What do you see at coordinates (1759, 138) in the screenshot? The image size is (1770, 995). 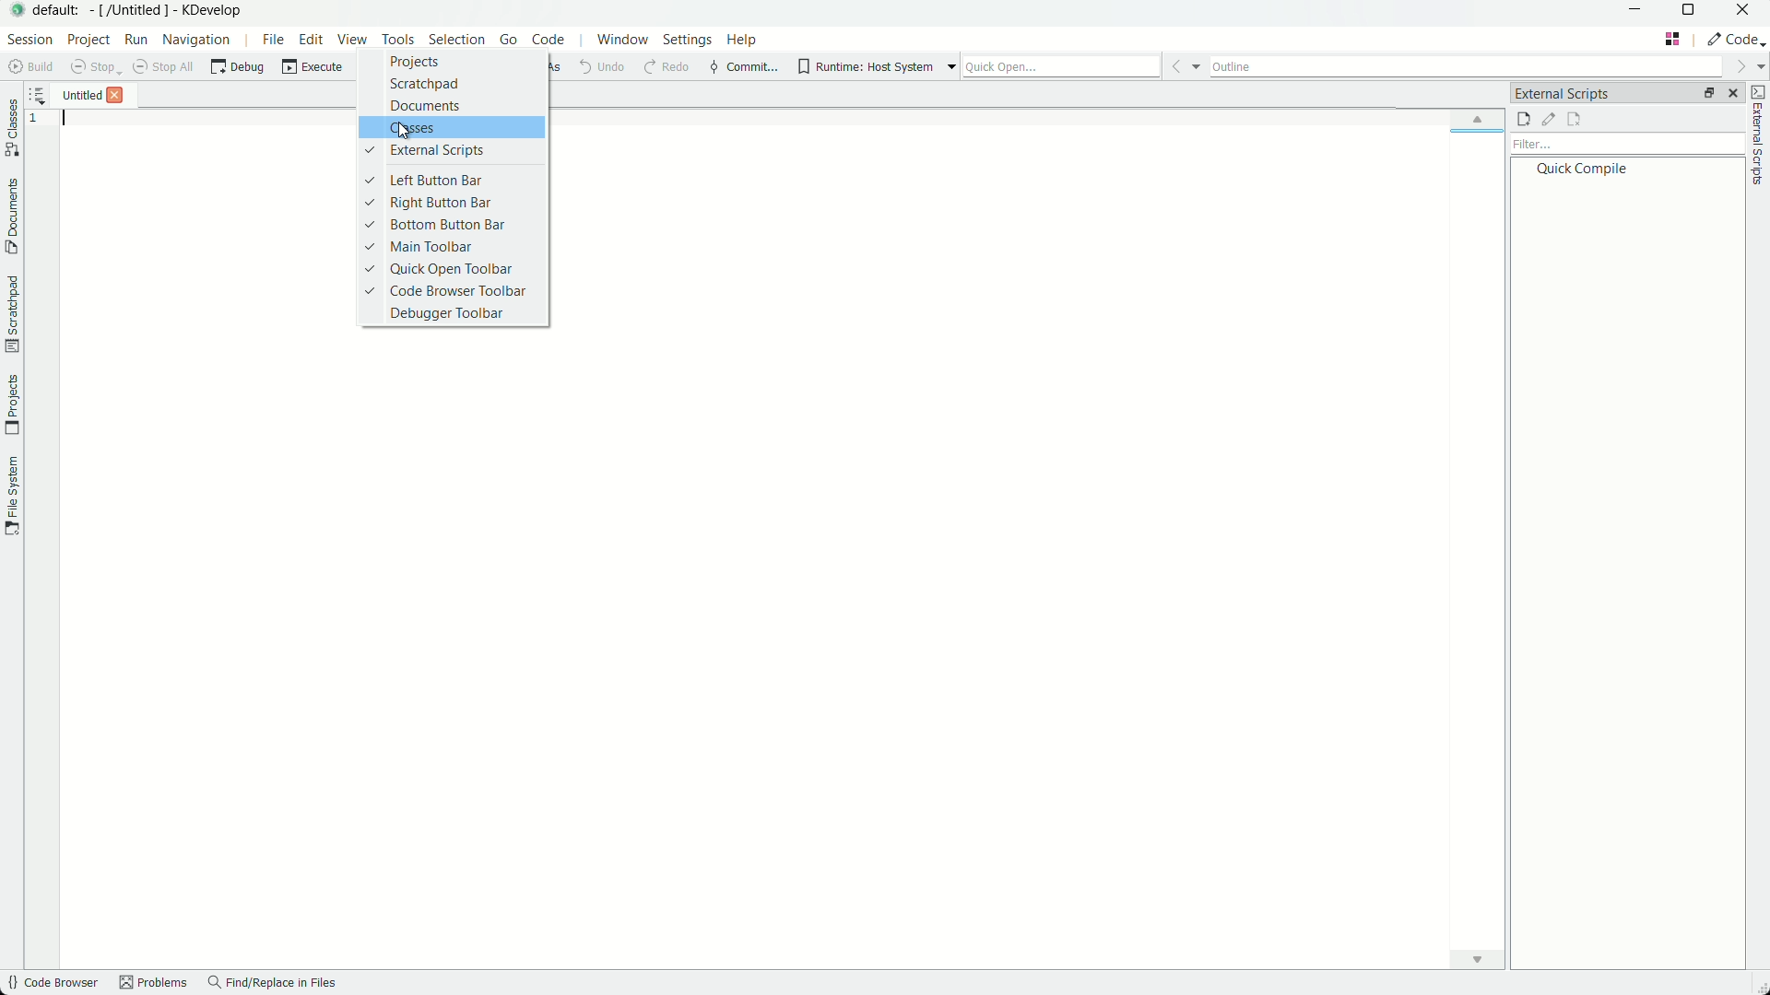 I see `toggle external scripts` at bounding box center [1759, 138].